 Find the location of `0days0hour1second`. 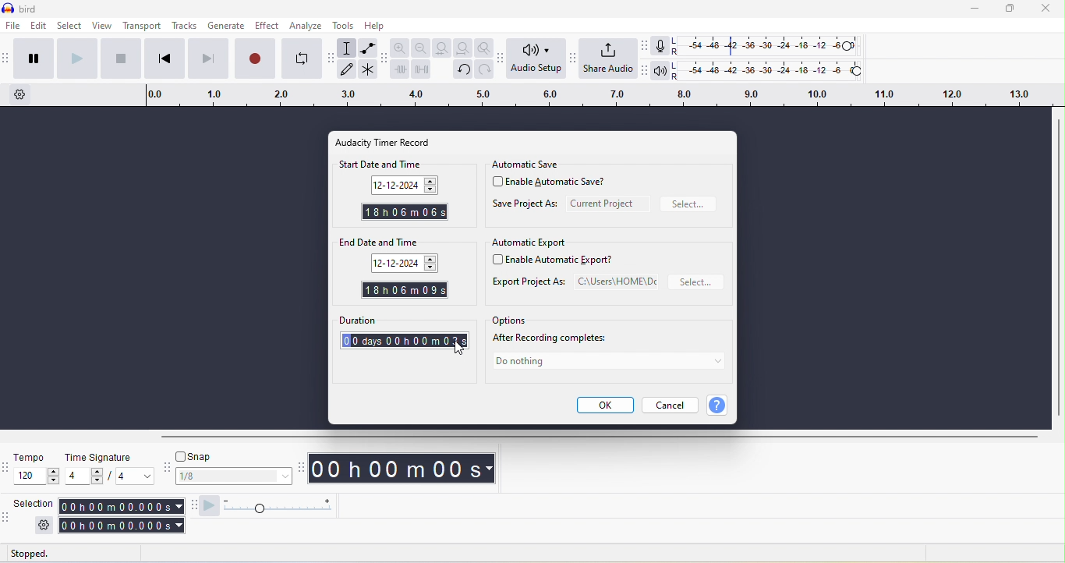

0days0hour1second is located at coordinates (402, 342).